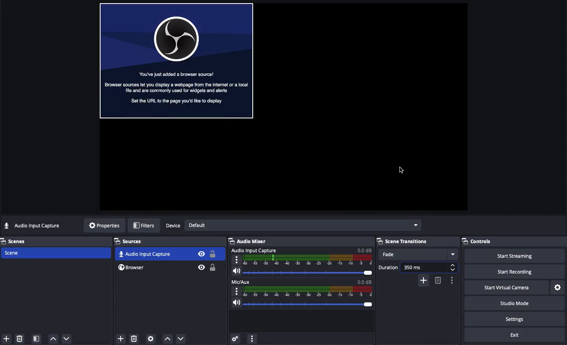 The height and width of the screenshot is (345, 567). Describe the element at coordinates (480, 241) in the screenshot. I see `Controls` at that location.